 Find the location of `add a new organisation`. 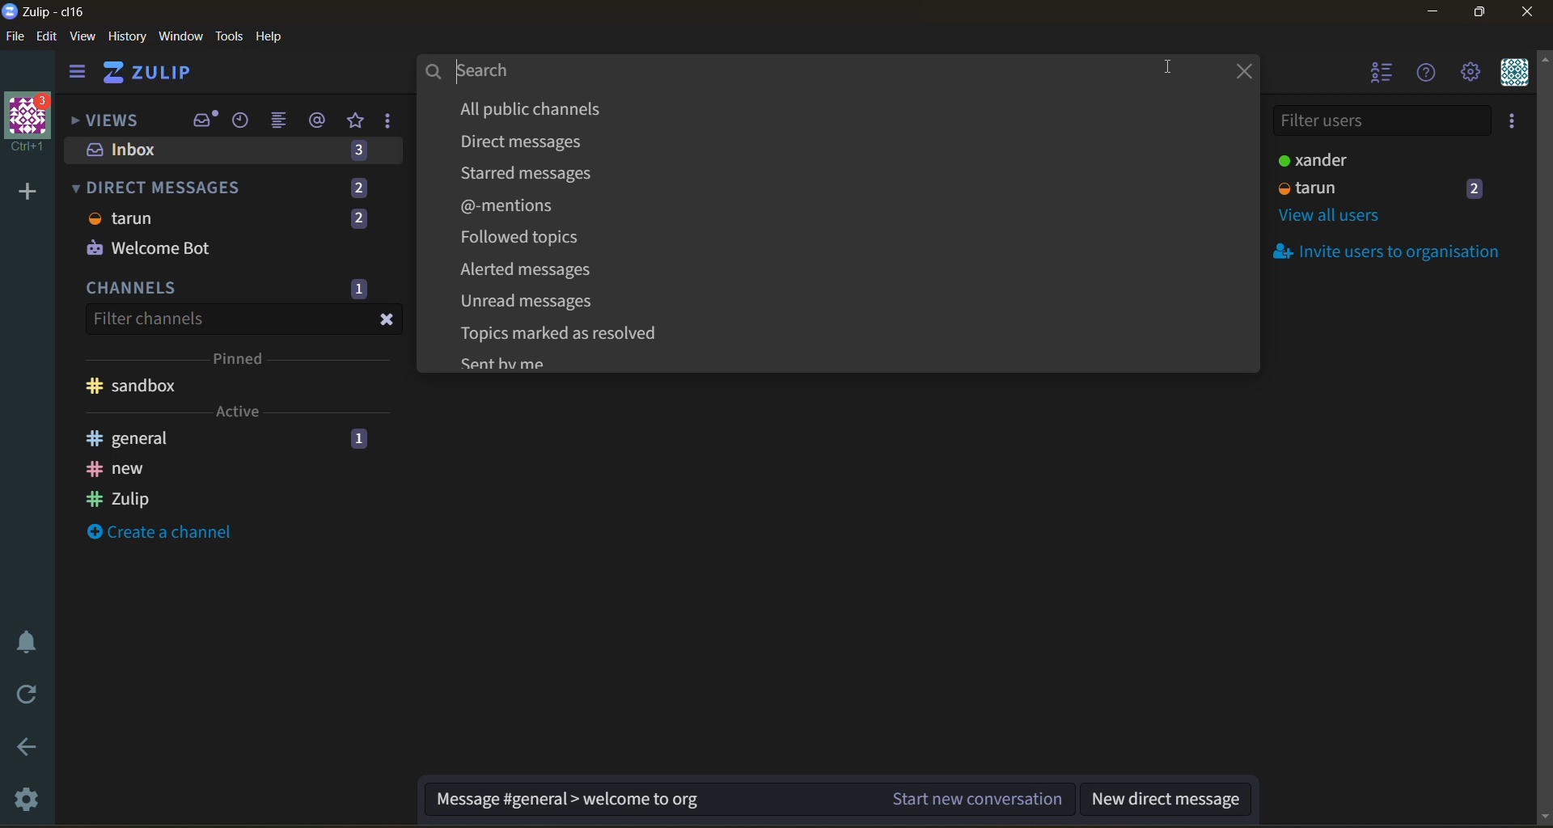

add a new organisation is located at coordinates (28, 191).